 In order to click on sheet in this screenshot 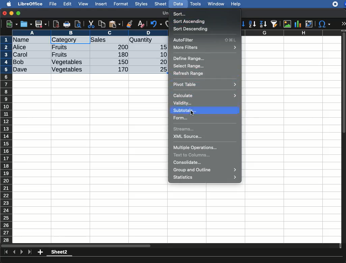, I will do `click(161, 4)`.